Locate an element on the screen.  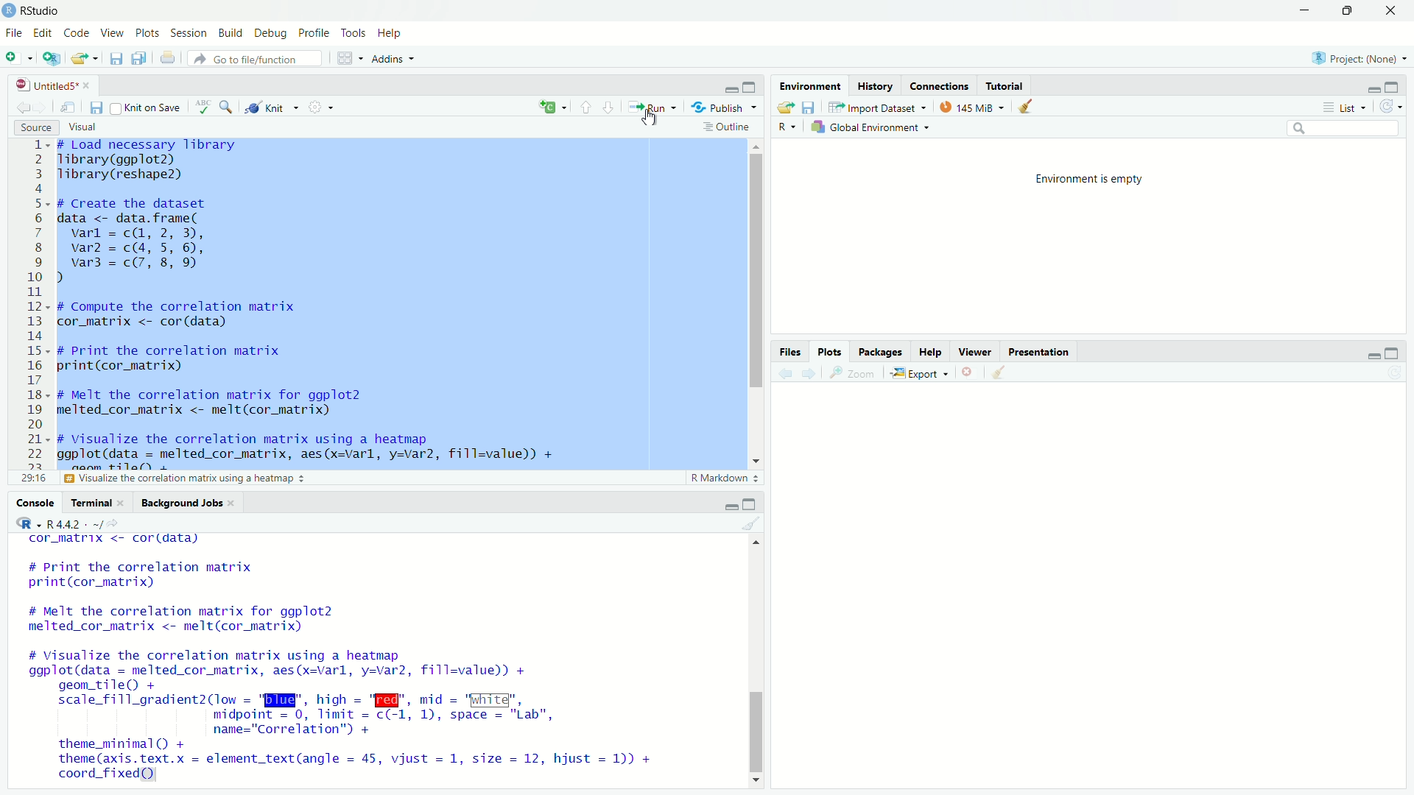
help is located at coordinates (391, 34).